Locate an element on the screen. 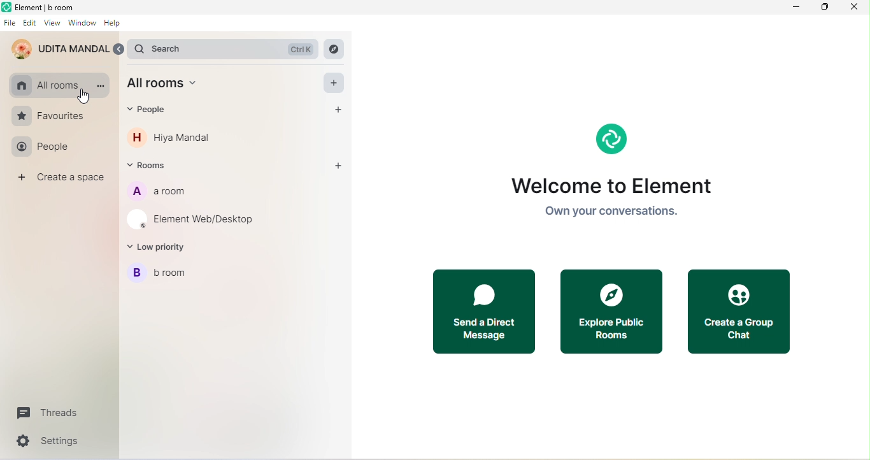  cursor is located at coordinates (83, 96).